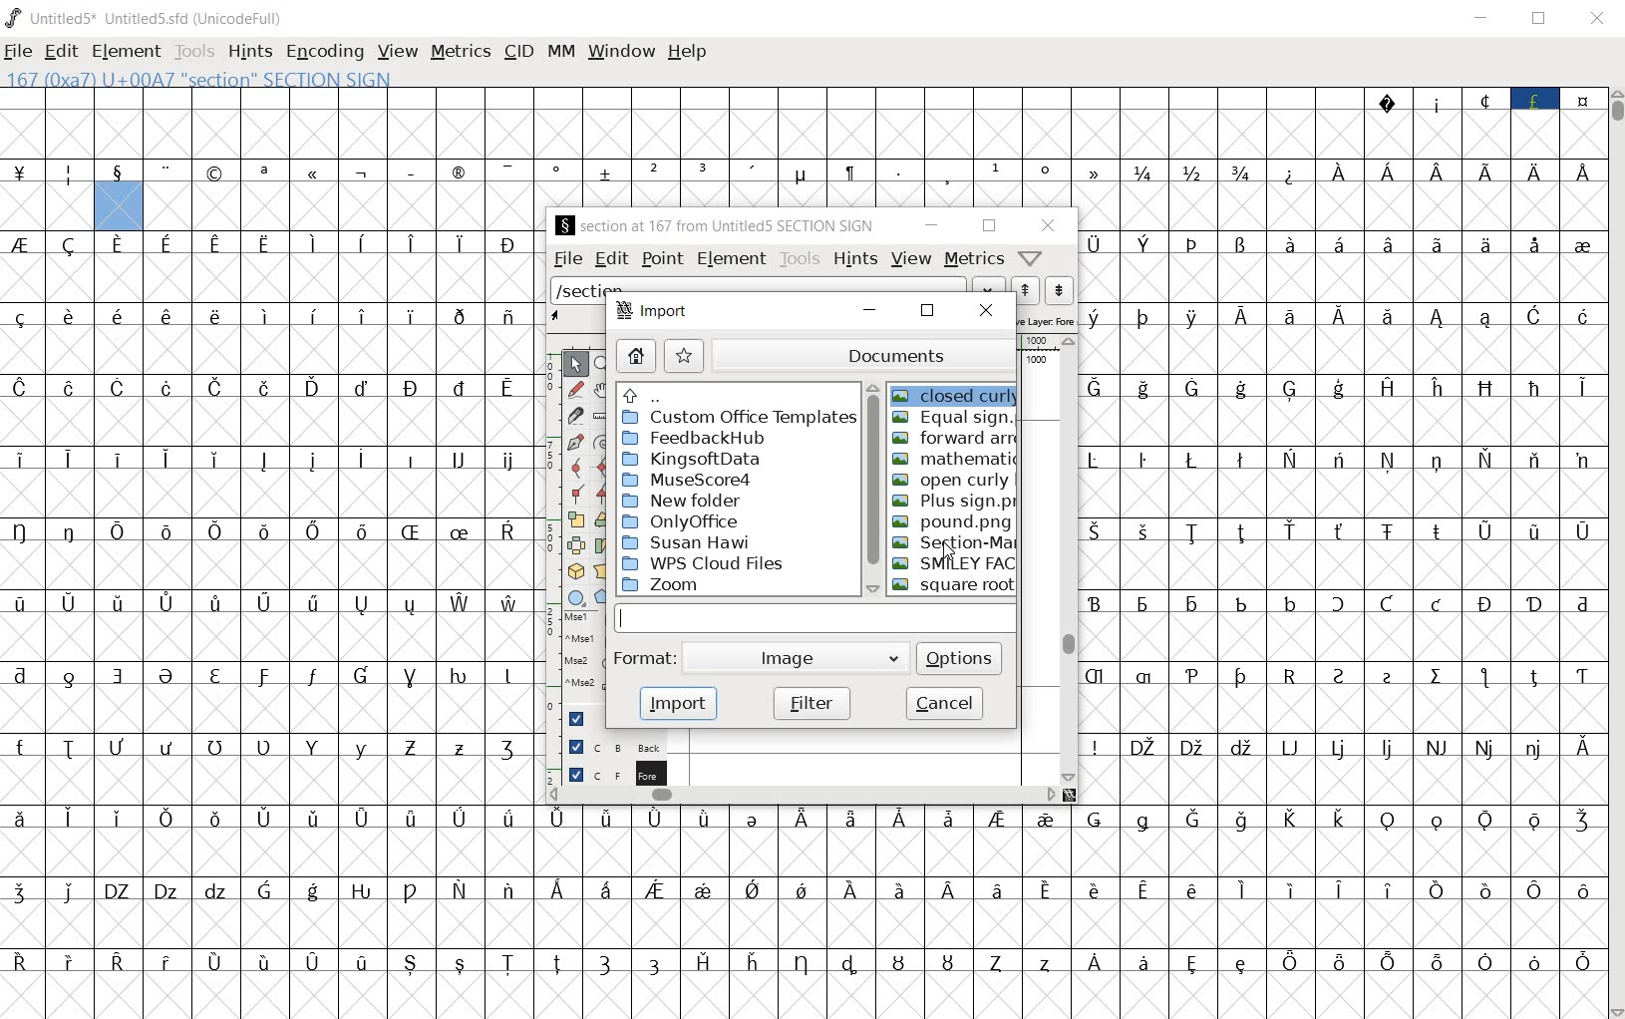 The image size is (1625, 1019). Describe the element at coordinates (268, 603) in the screenshot. I see `special letters` at that location.